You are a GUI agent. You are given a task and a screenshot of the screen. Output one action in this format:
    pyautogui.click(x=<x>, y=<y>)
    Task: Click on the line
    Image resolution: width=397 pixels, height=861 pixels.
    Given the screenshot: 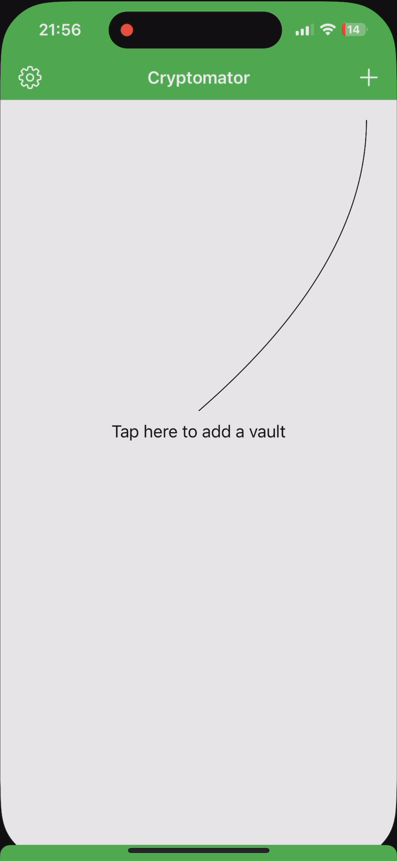 What is the action you would take?
    pyautogui.click(x=282, y=261)
    